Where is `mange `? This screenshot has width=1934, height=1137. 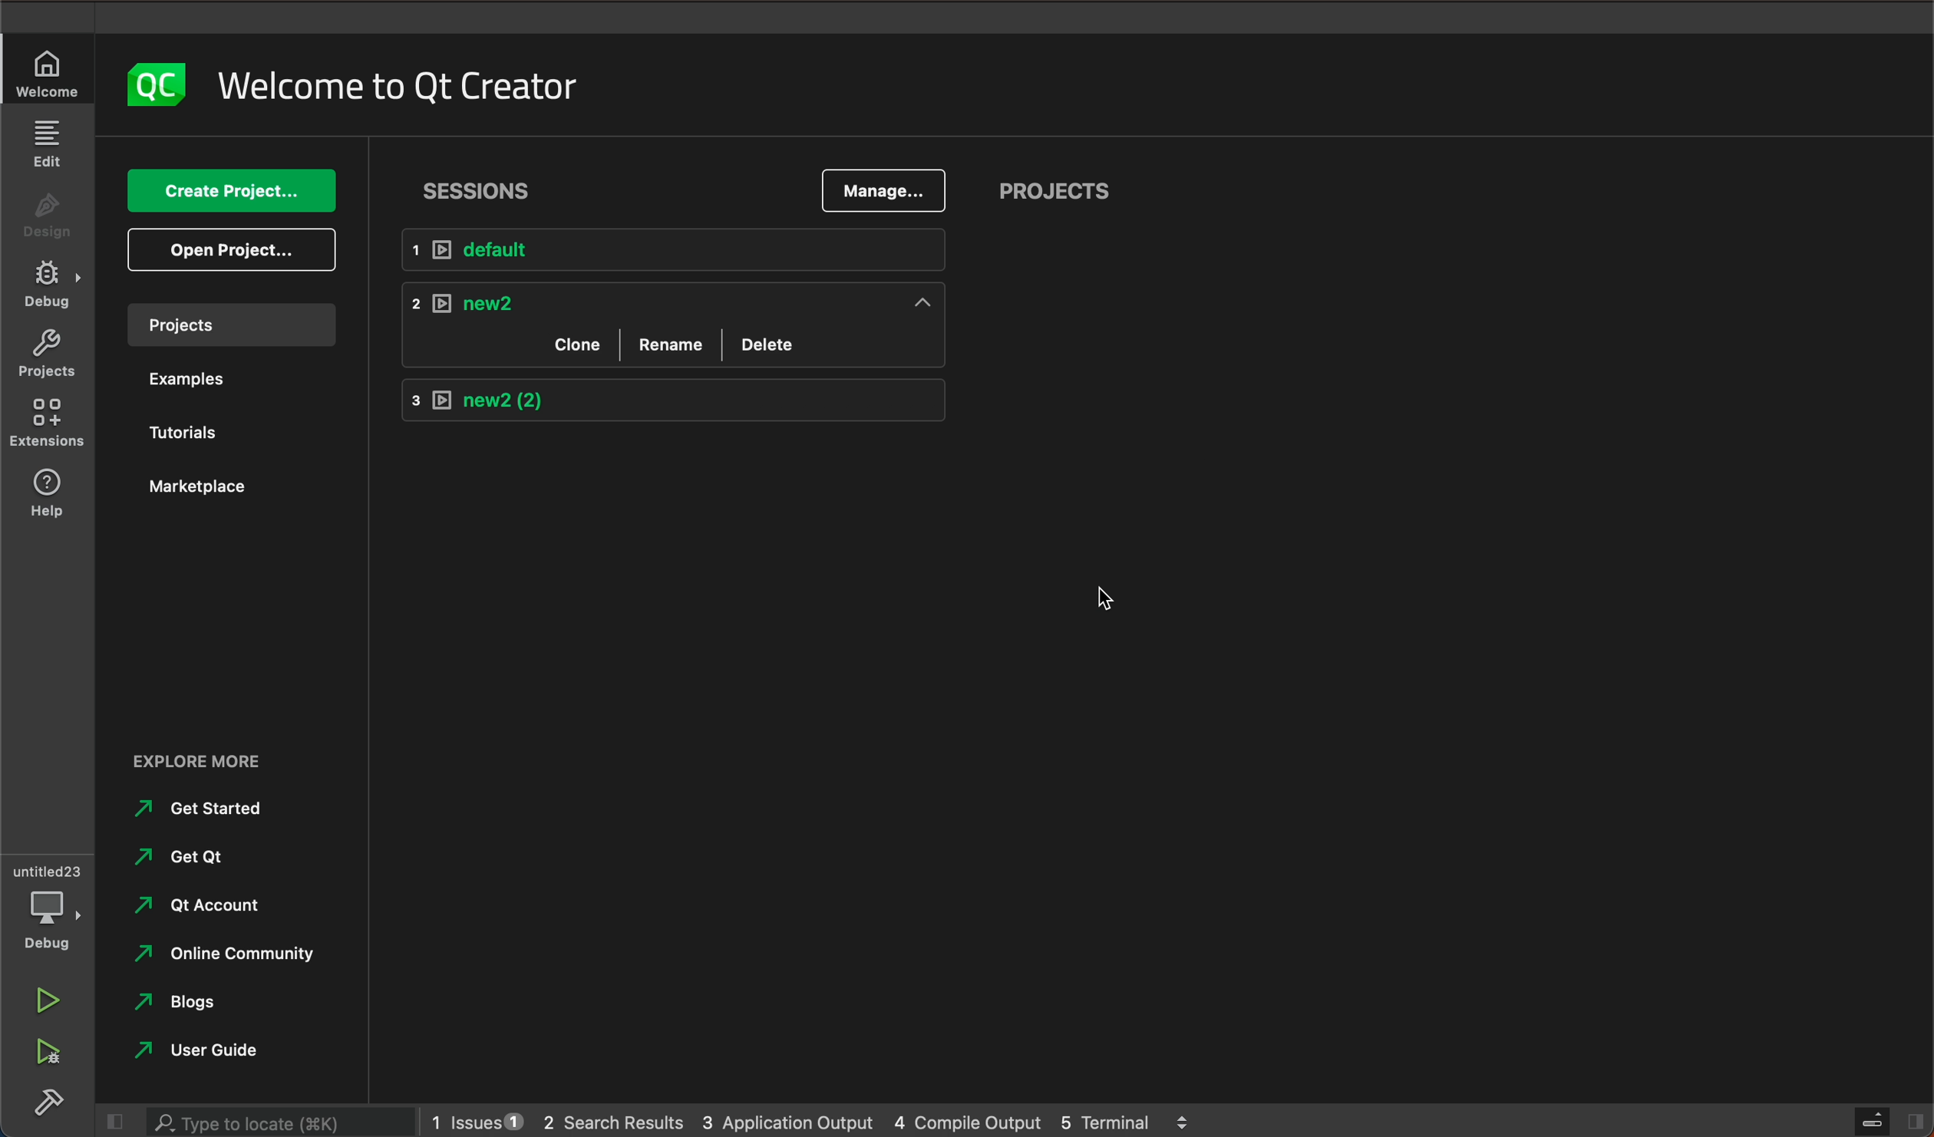
mange  is located at coordinates (884, 190).